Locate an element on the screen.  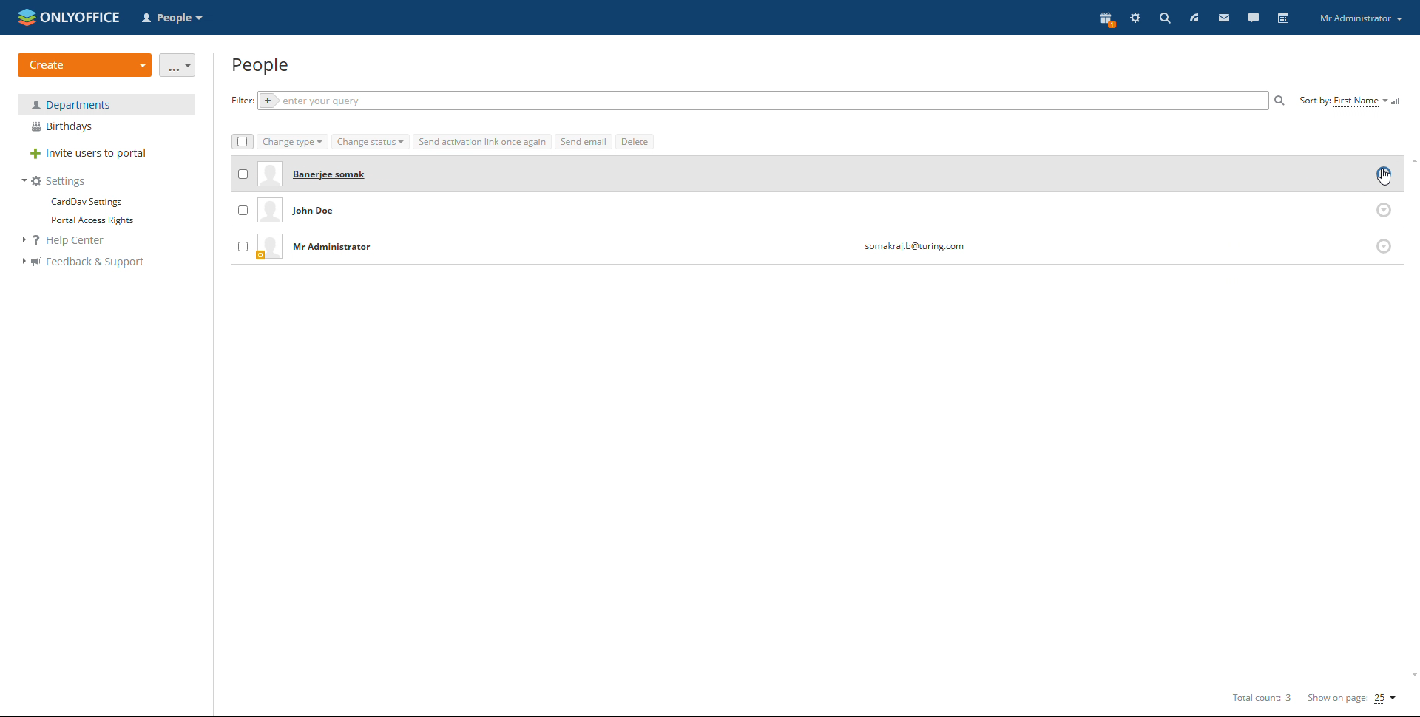
sorting order is located at coordinates (1398, 101).